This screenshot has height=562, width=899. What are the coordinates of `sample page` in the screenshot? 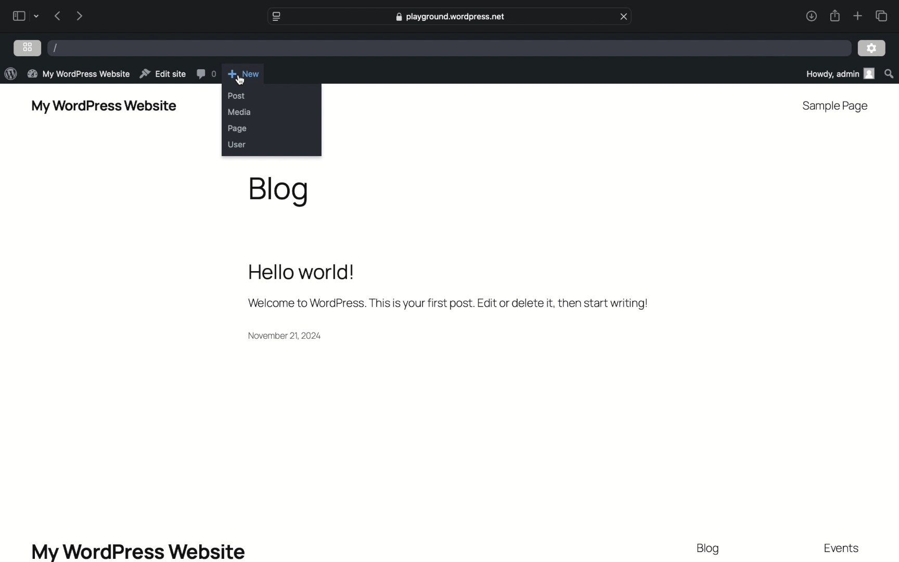 It's located at (837, 107).